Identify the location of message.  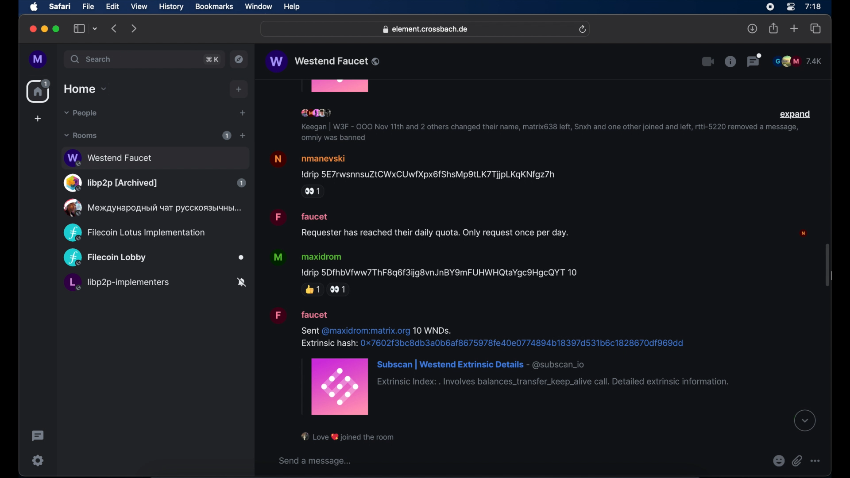
(499, 361).